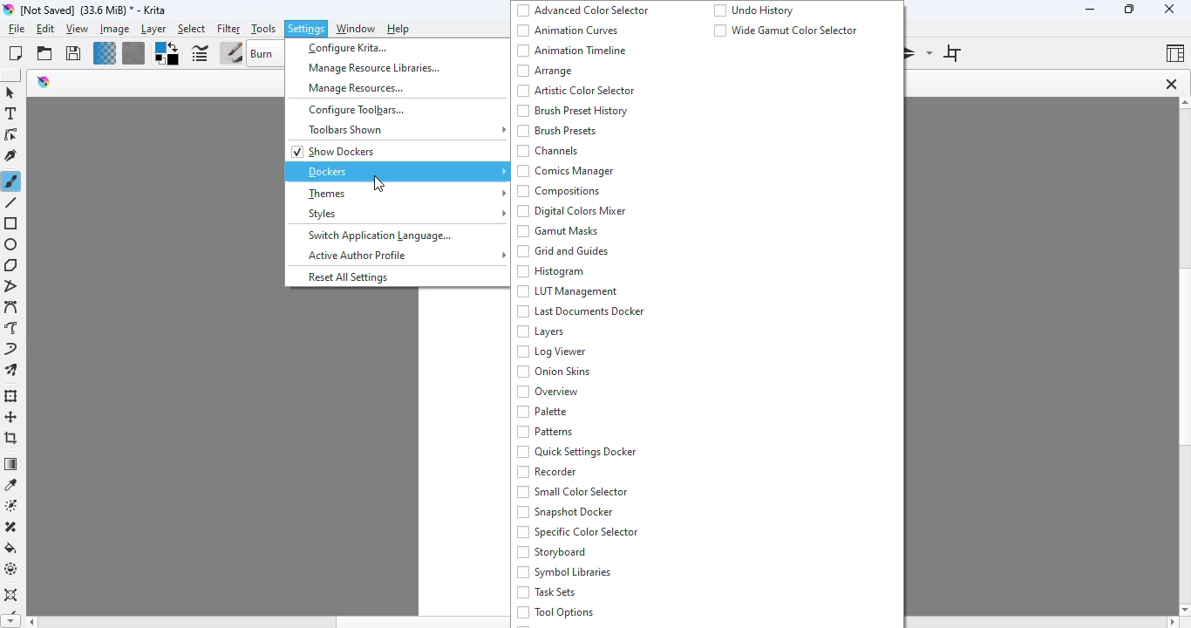 The width and height of the screenshot is (1191, 628). I want to click on styles, so click(404, 213).